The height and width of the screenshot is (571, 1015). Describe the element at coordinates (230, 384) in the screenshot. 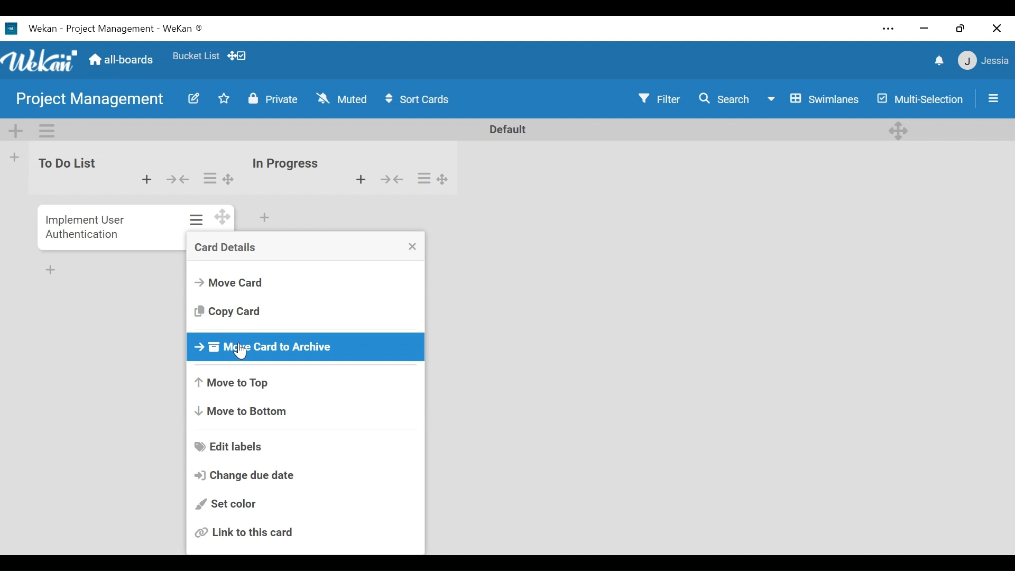

I see `Move to Top` at that location.